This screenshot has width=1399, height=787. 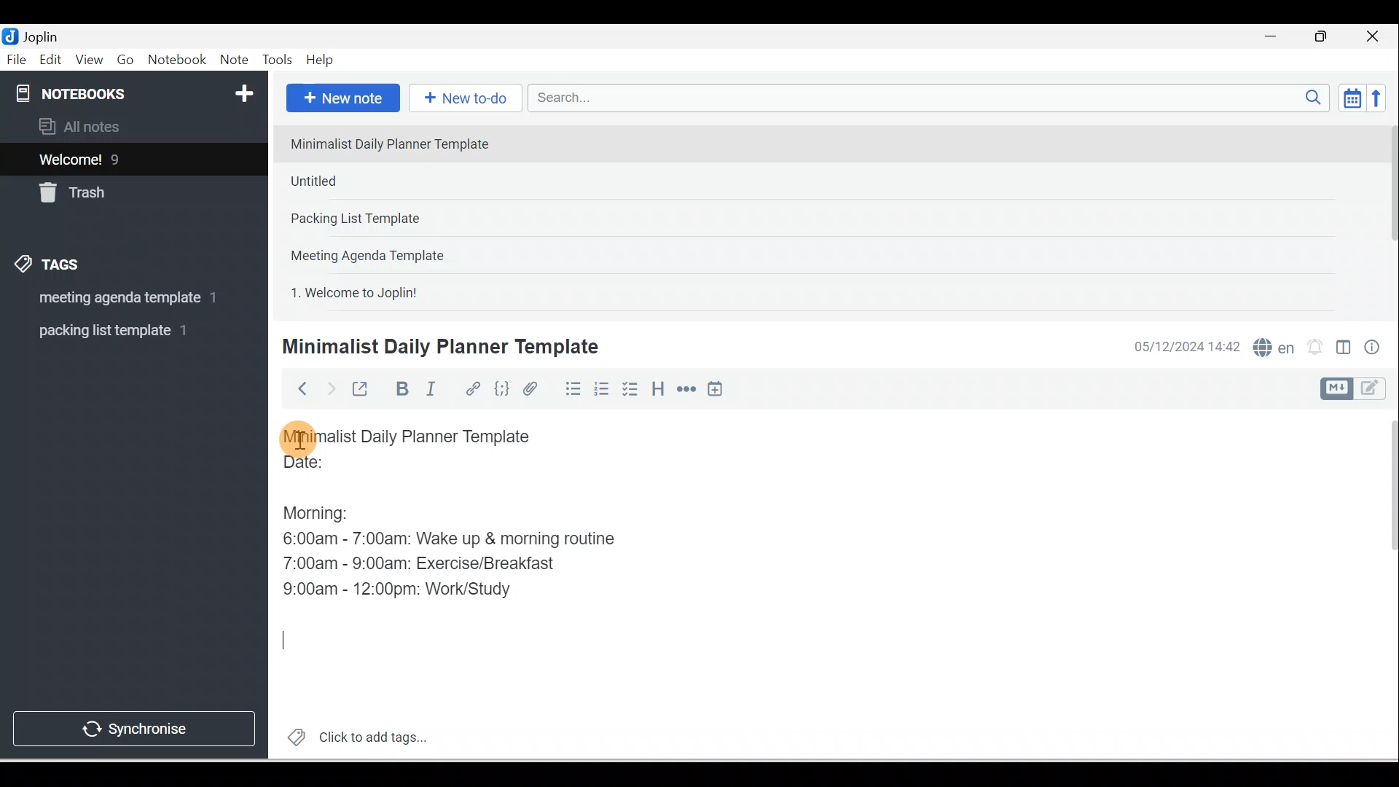 What do you see at coordinates (299, 437) in the screenshot?
I see `Cursor` at bounding box center [299, 437].